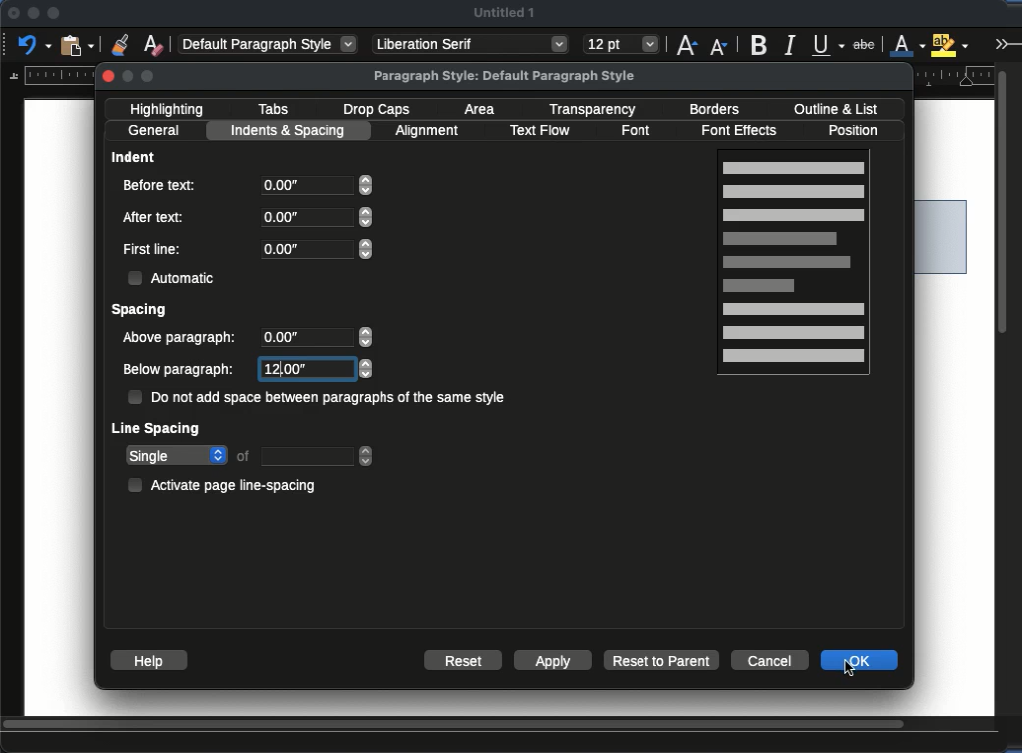  Describe the element at coordinates (950, 43) in the screenshot. I see `highlight color` at that location.